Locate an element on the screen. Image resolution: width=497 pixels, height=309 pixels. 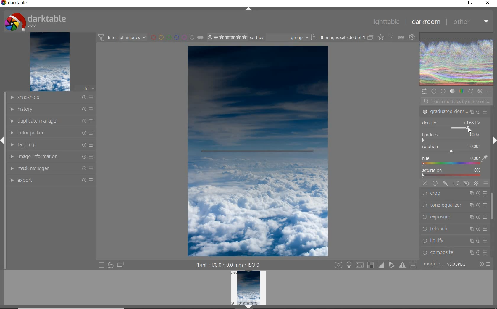
Up is located at coordinates (248, 9).